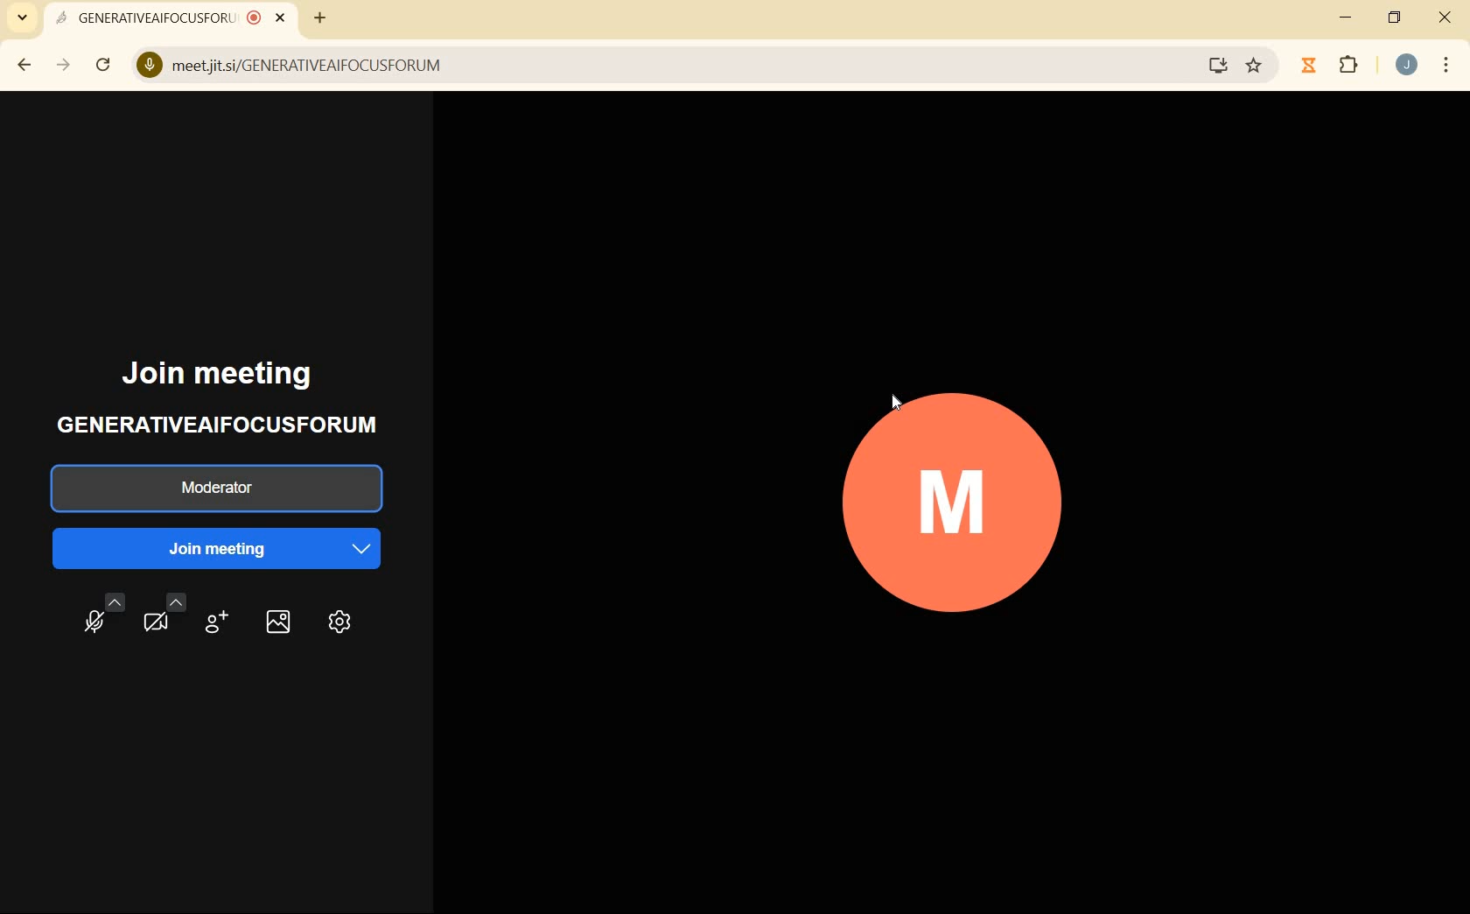 The height and width of the screenshot is (914, 1470). Describe the element at coordinates (1396, 22) in the screenshot. I see `RESTORE DOWN` at that location.